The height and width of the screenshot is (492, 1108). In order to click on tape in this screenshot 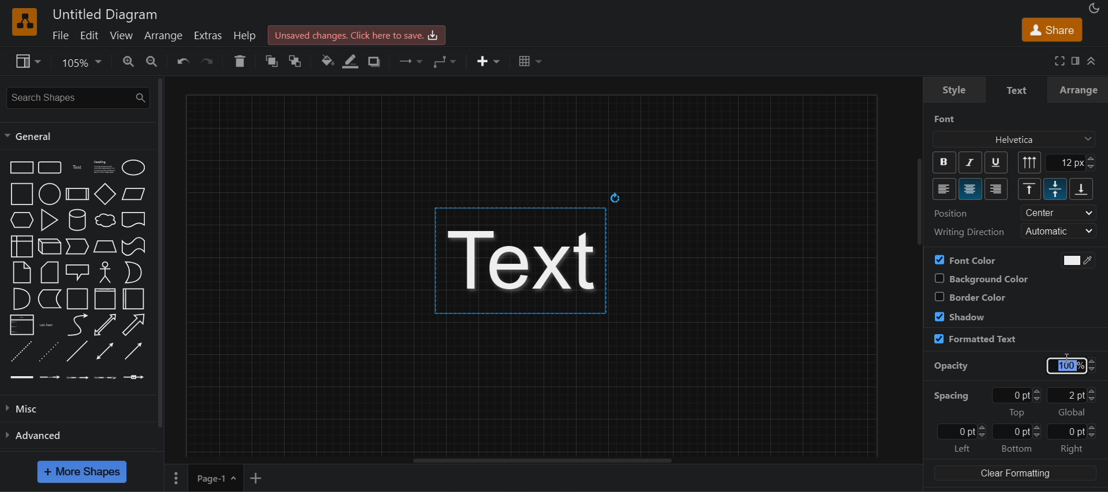, I will do `click(134, 247)`.